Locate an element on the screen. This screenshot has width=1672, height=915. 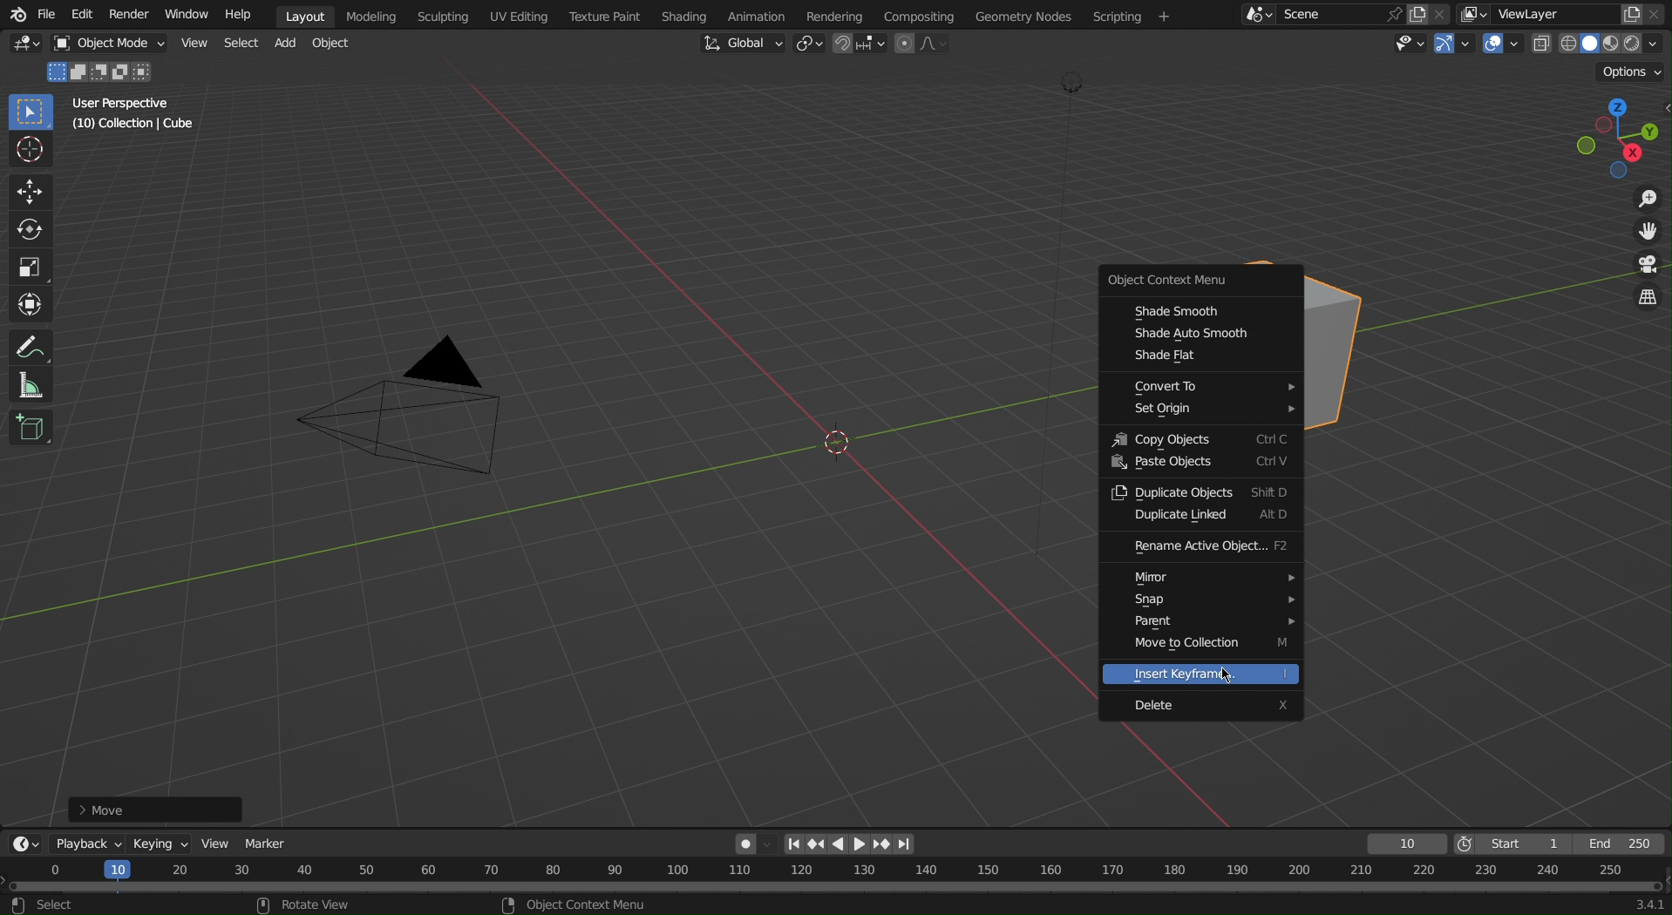
Blender is located at coordinates (15, 13).